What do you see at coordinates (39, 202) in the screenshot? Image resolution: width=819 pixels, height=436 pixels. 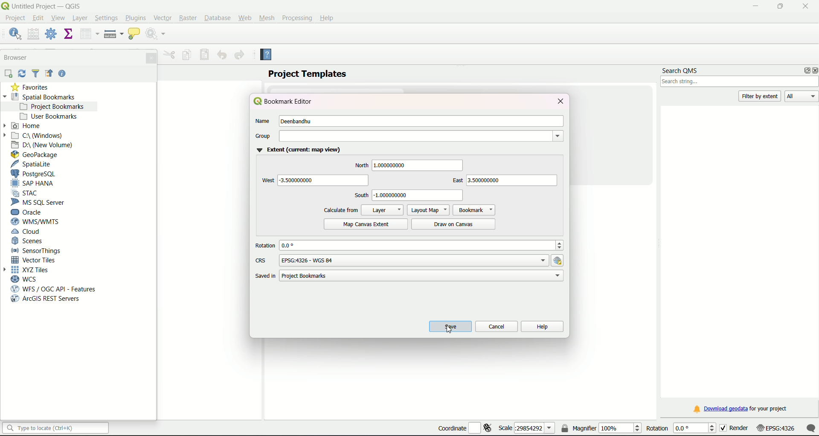 I see `MS SQL Server` at bounding box center [39, 202].